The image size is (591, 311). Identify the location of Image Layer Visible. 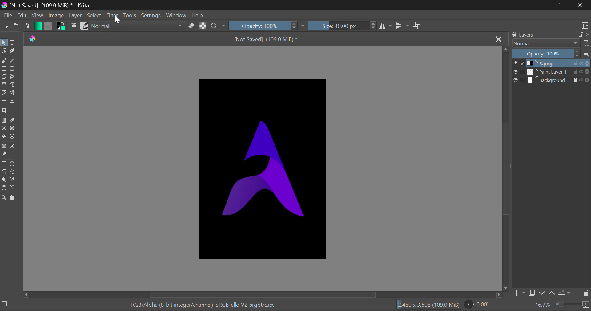
(264, 169).